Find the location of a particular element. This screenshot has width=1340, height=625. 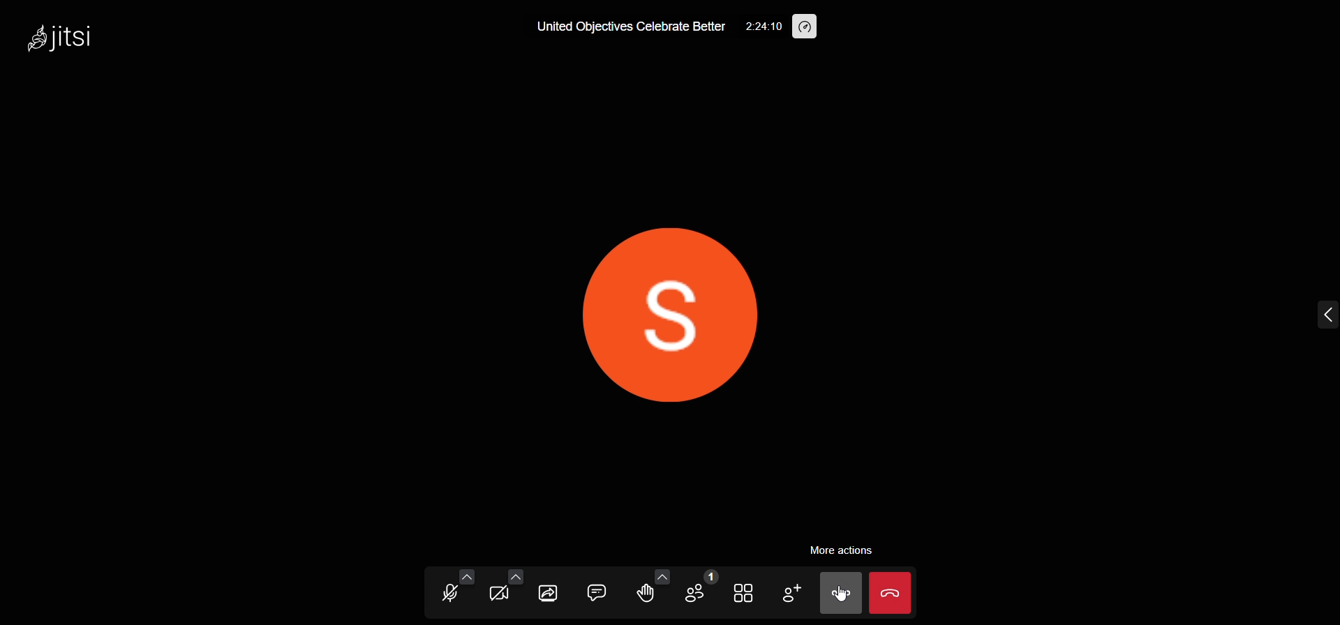

2:24:10 is located at coordinates (763, 26).